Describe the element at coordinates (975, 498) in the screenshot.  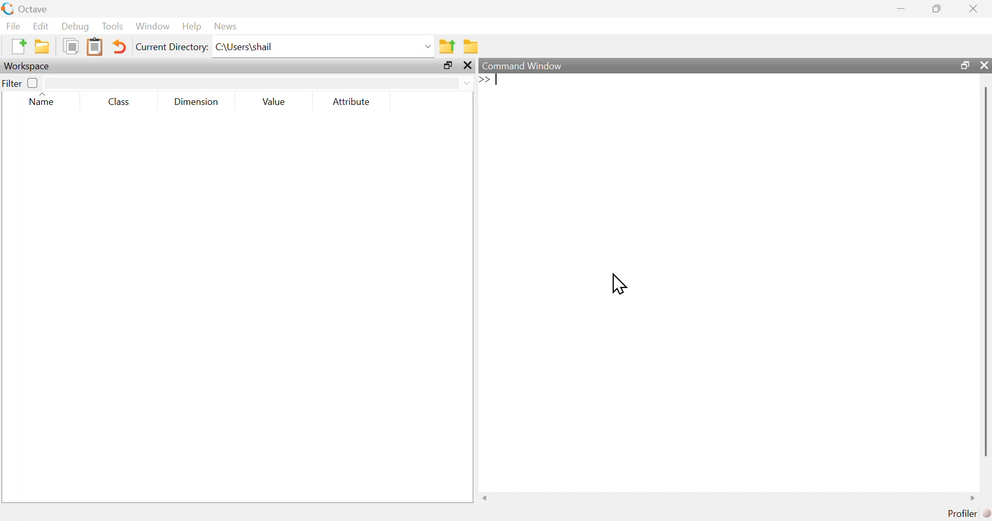
I see `scroll right` at that location.